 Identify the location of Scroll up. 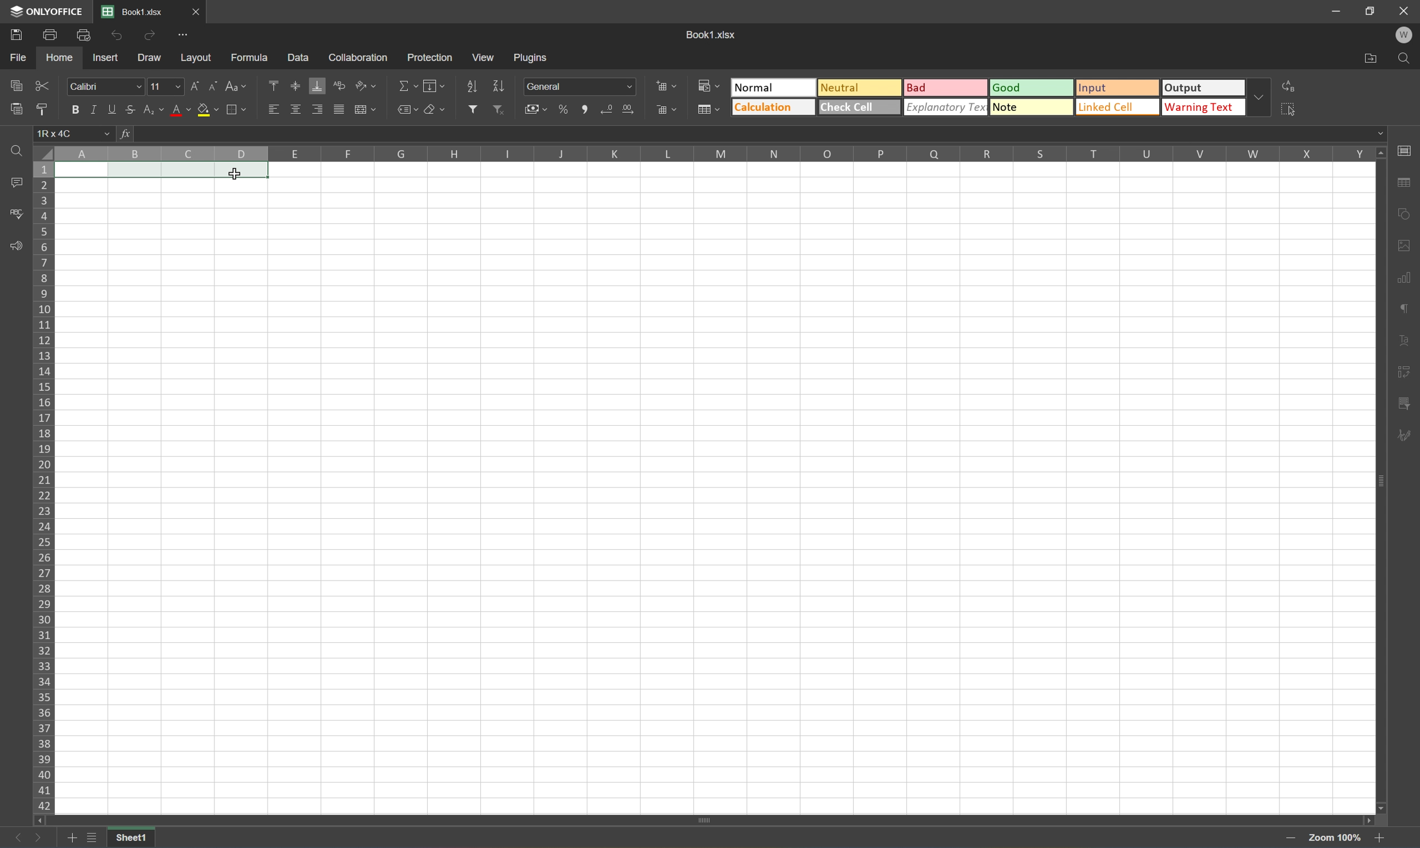
(1381, 154).